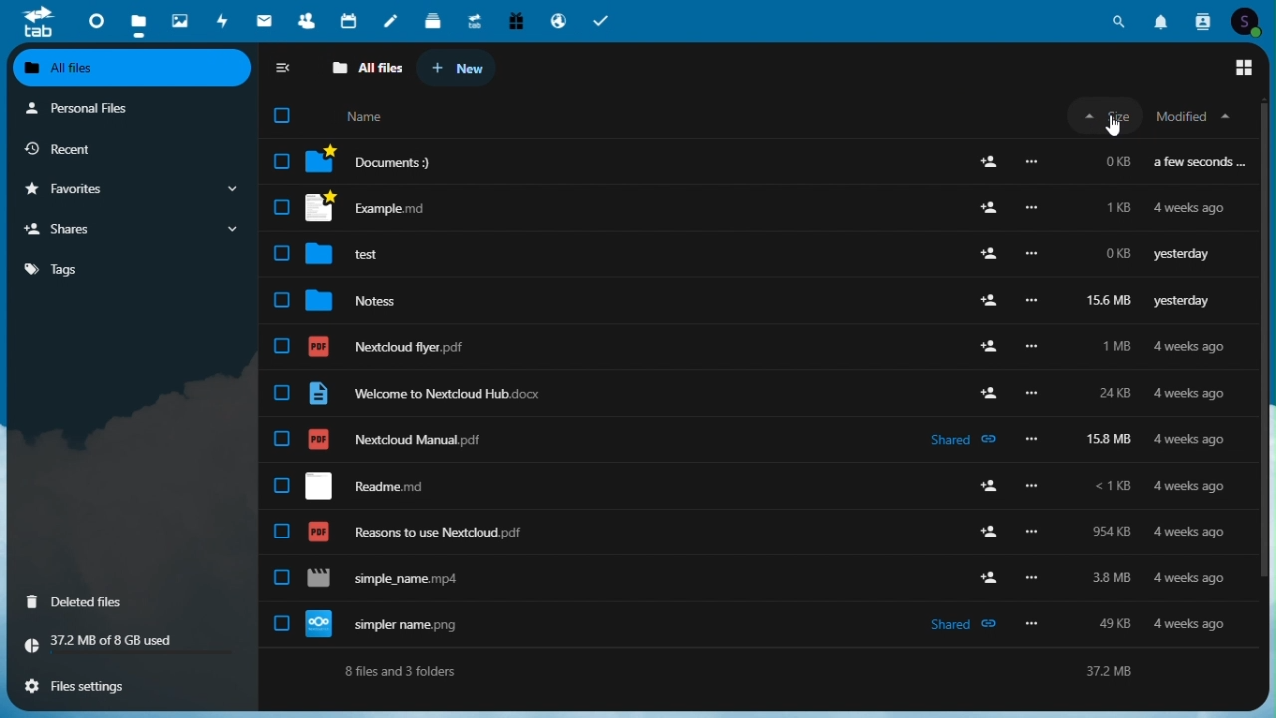  Describe the element at coordinates (1163, 19) in the screenshot. I see `Notifications` at that location.